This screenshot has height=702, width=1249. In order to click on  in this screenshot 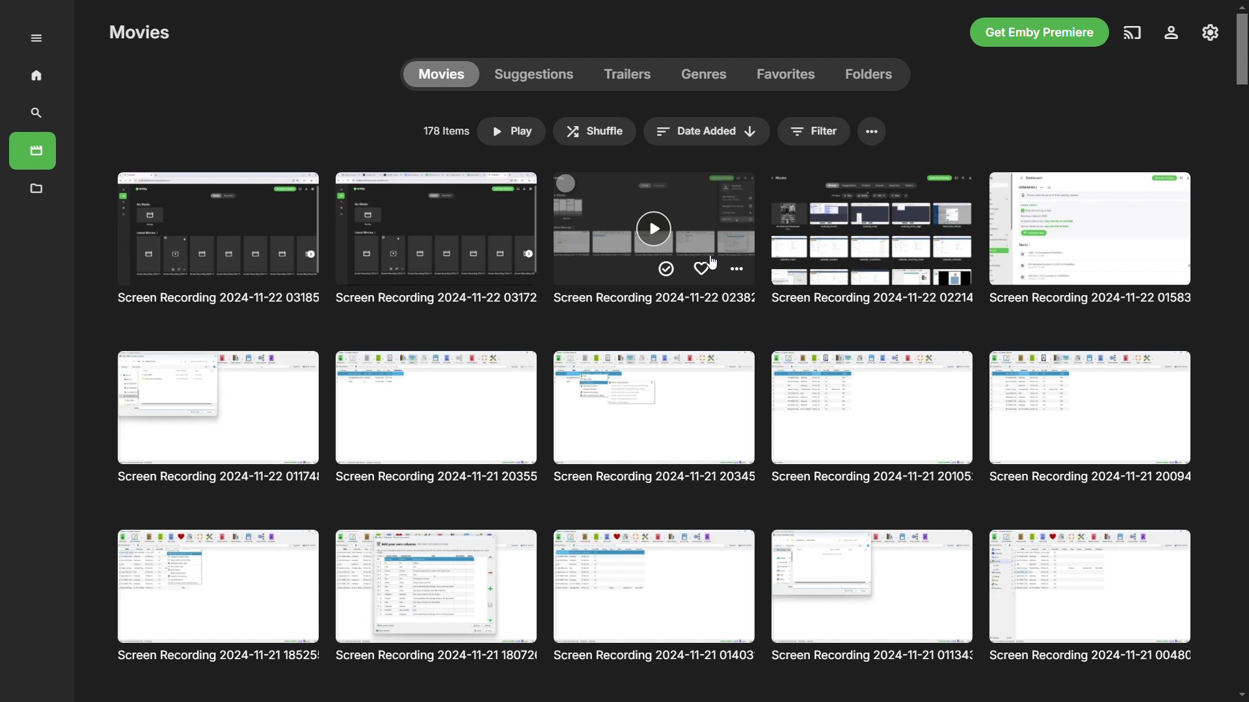, I will do `click(436, 597)`.